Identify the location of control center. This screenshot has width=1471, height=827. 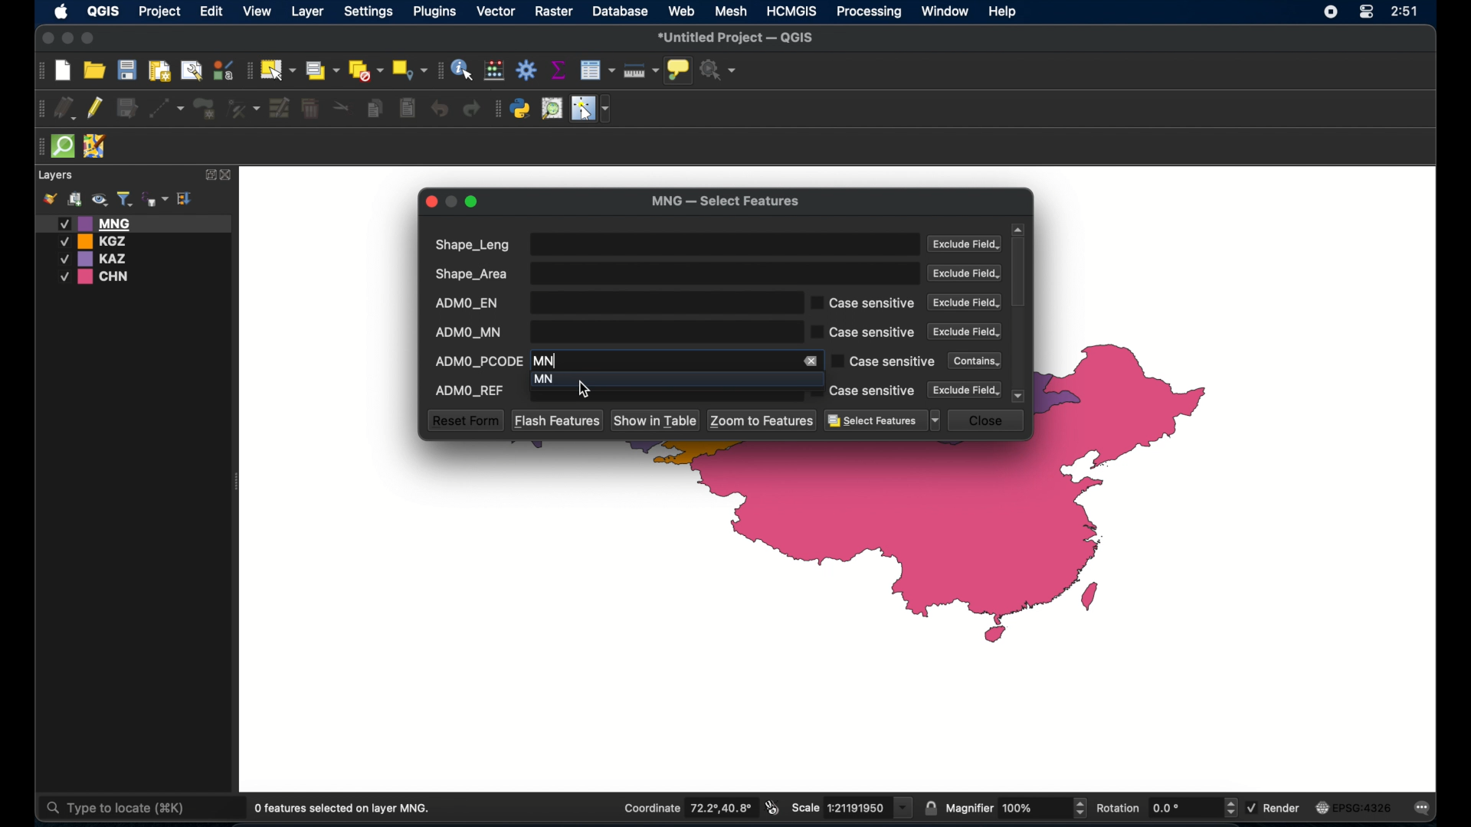
(1365, 13).